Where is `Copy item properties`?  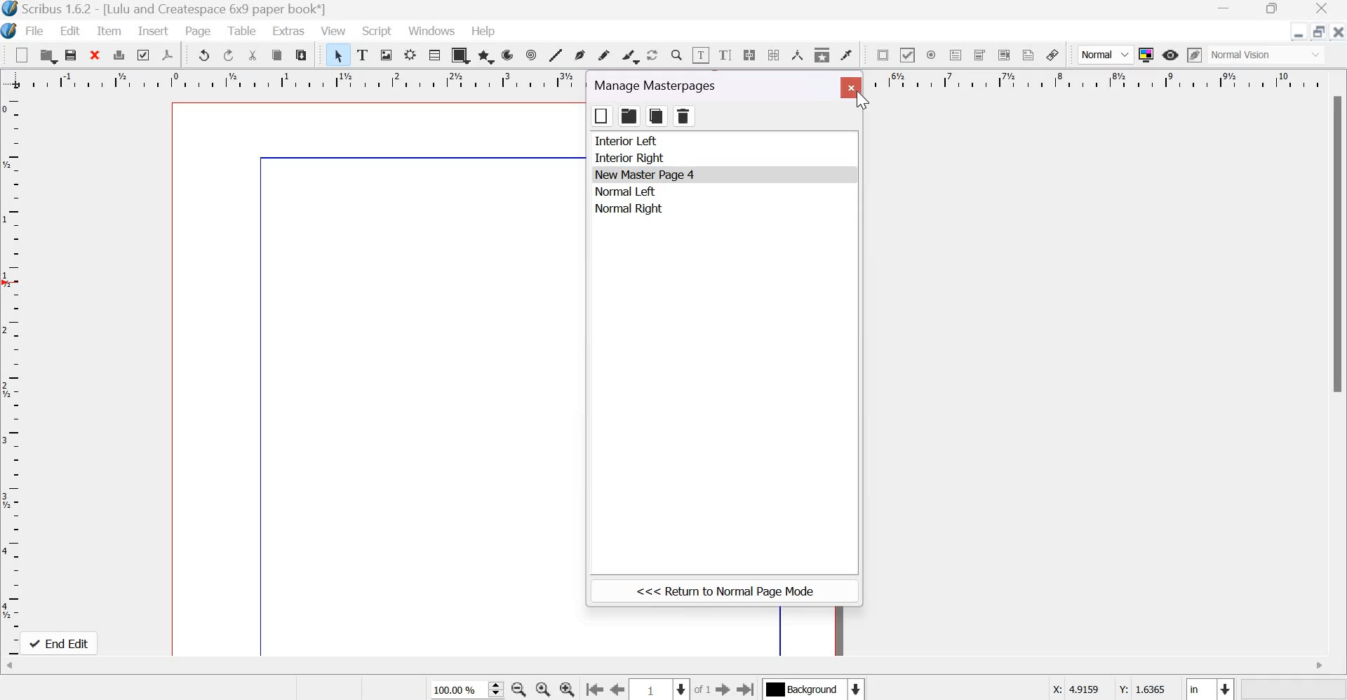
Copy item properties is located at coordinates (822, 55).